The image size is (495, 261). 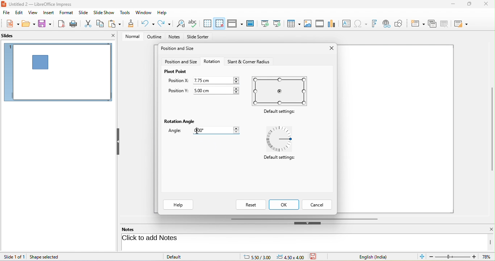 What do you see at coordinates (45, 4) in the screenshot?
I see `untitled 2-libre office impress` at bounding box center [45, 4].